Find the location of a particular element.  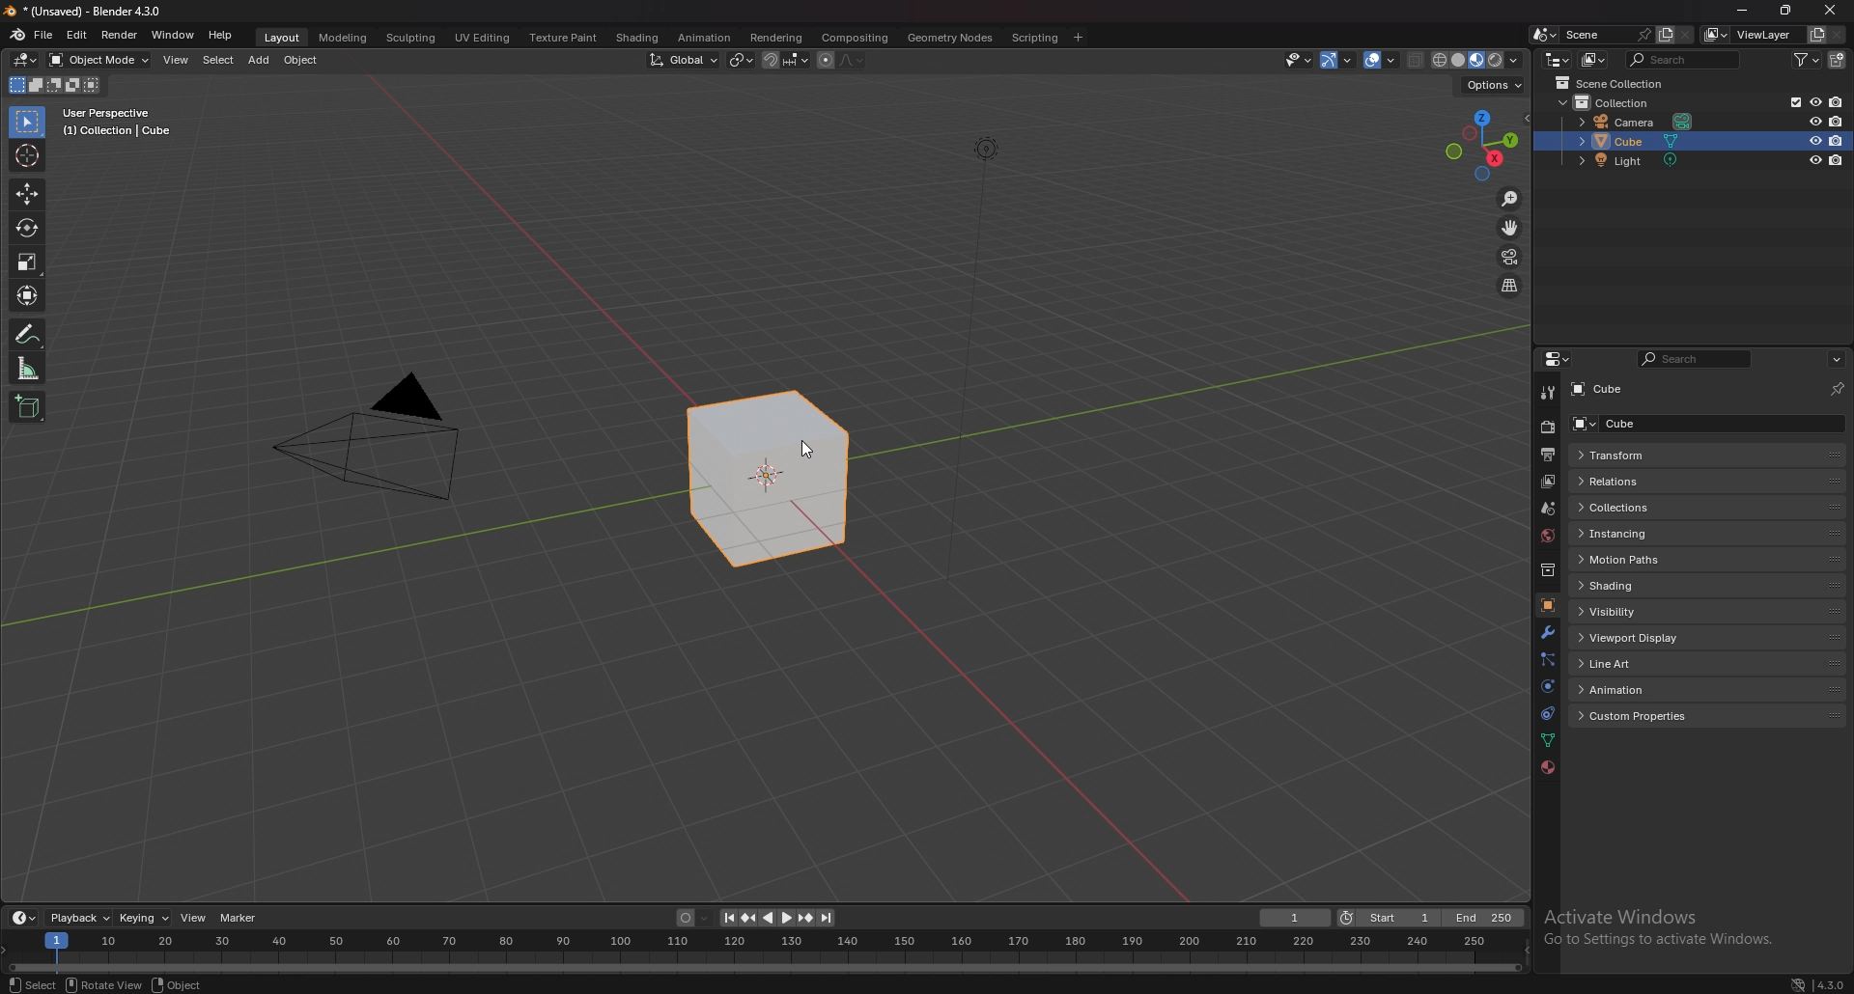

cube is located at coordinates (1666, 424).